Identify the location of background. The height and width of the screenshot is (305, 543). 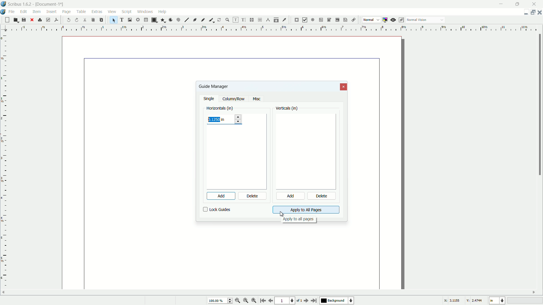
(337, 301).